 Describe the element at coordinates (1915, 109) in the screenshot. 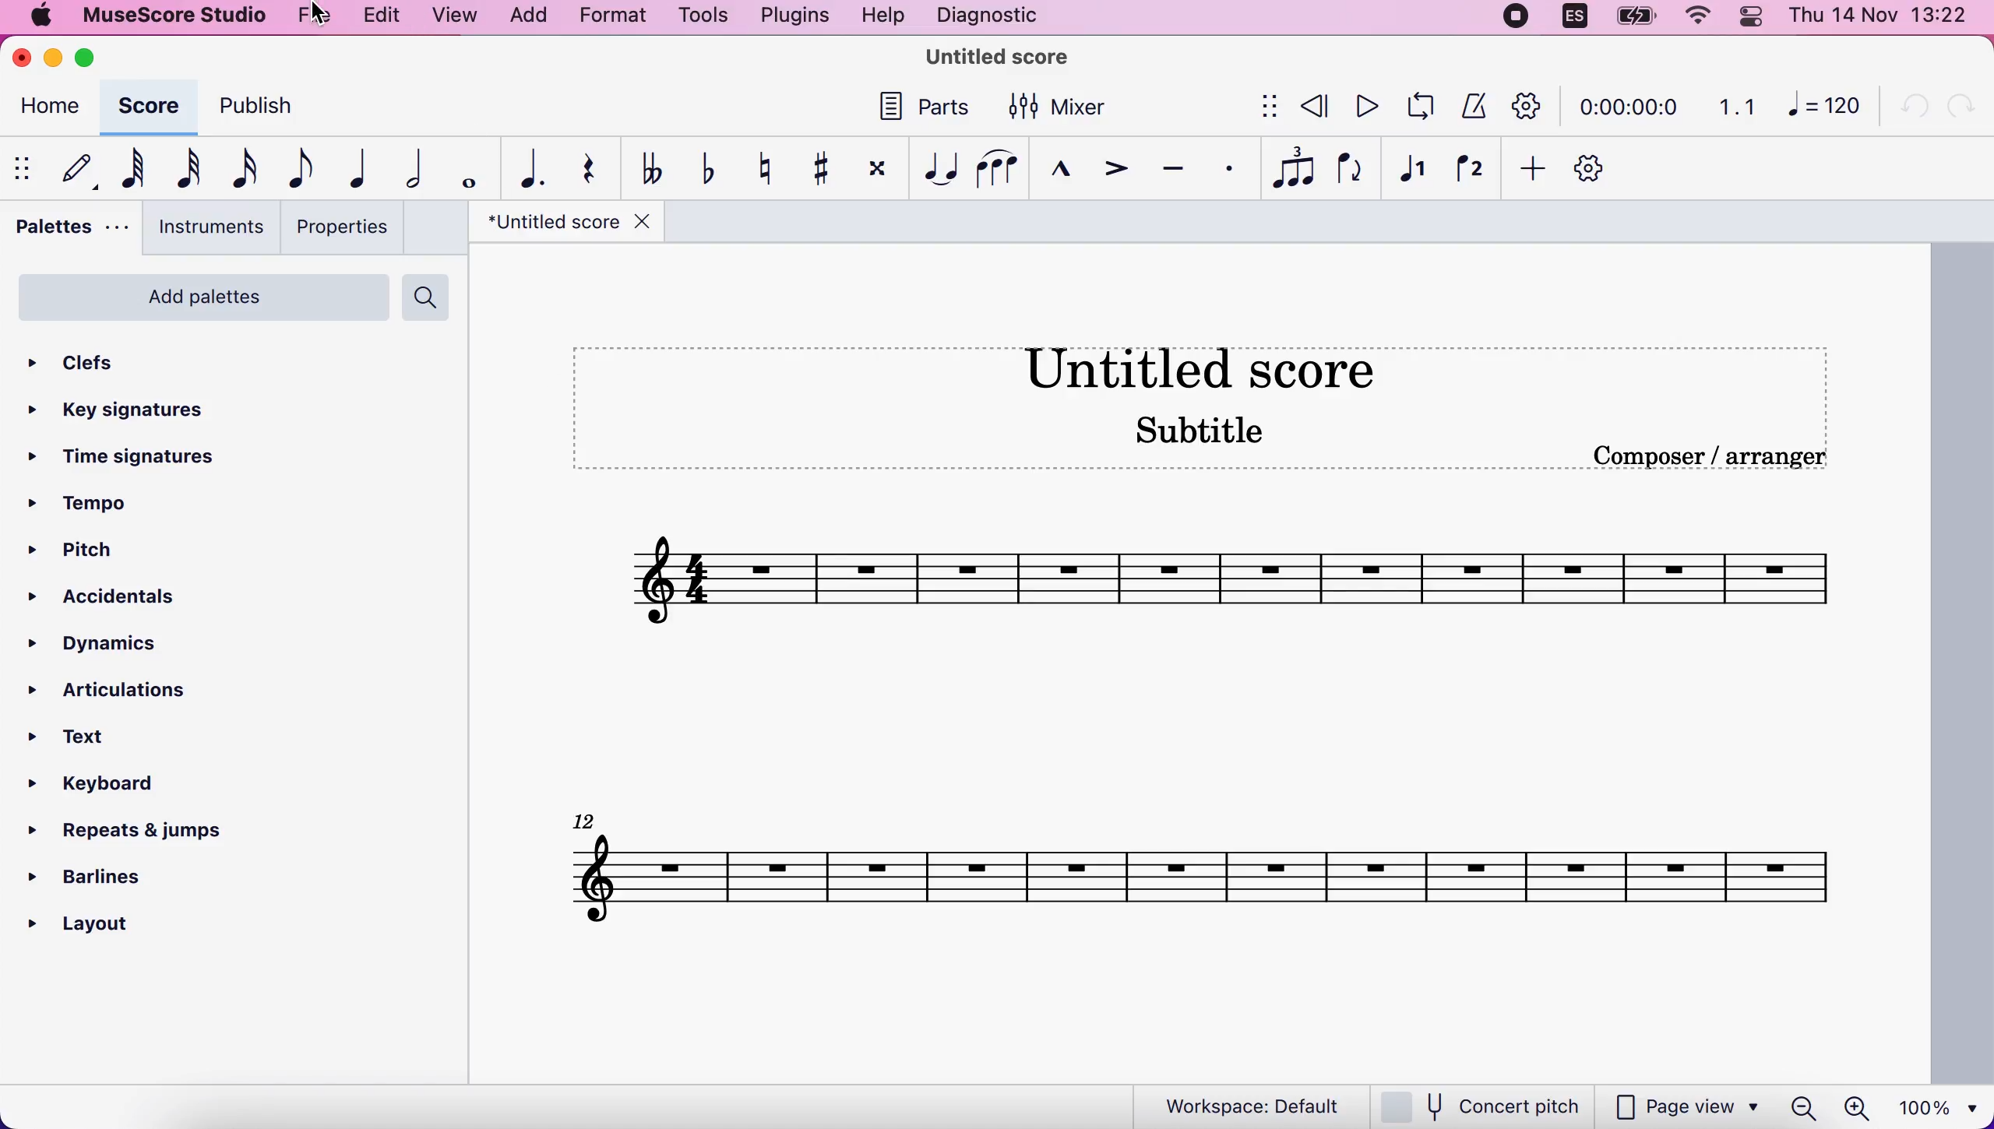

I see `undo` at that location.